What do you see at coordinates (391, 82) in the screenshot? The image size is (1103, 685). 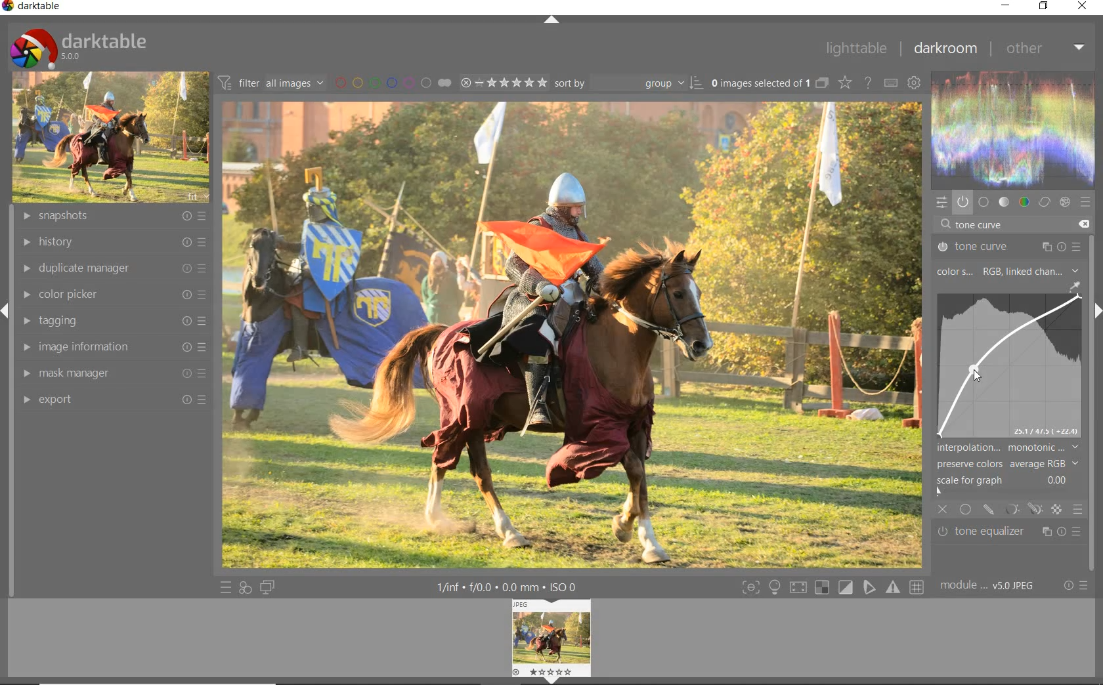 I see `filter by image color label` at bounding box center [391, 82].